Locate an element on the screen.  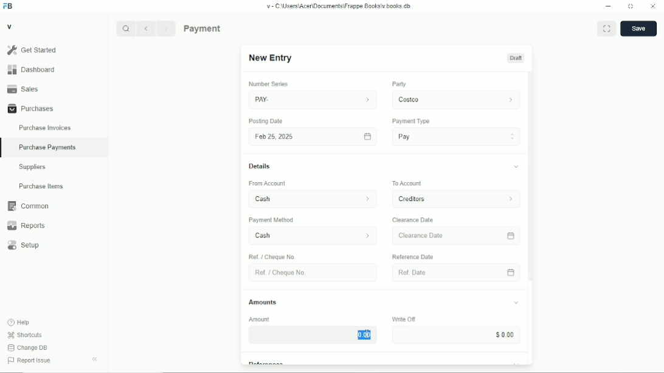
Previous is located at coordinates (146, 29).